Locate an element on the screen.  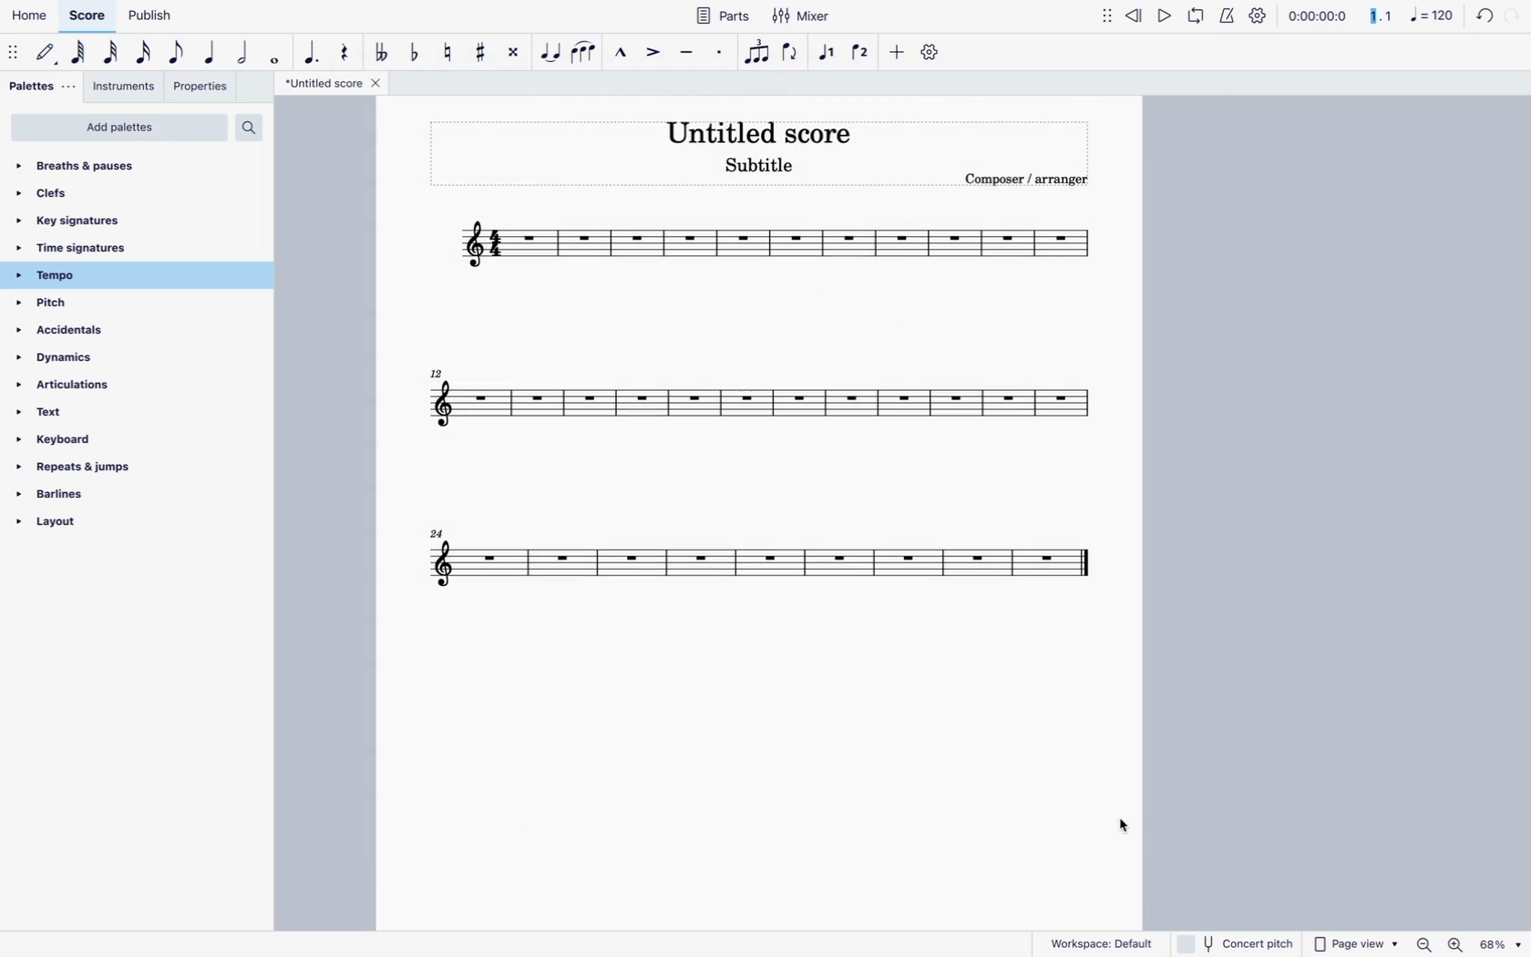
Untitled is located at coordinates (334, 85).